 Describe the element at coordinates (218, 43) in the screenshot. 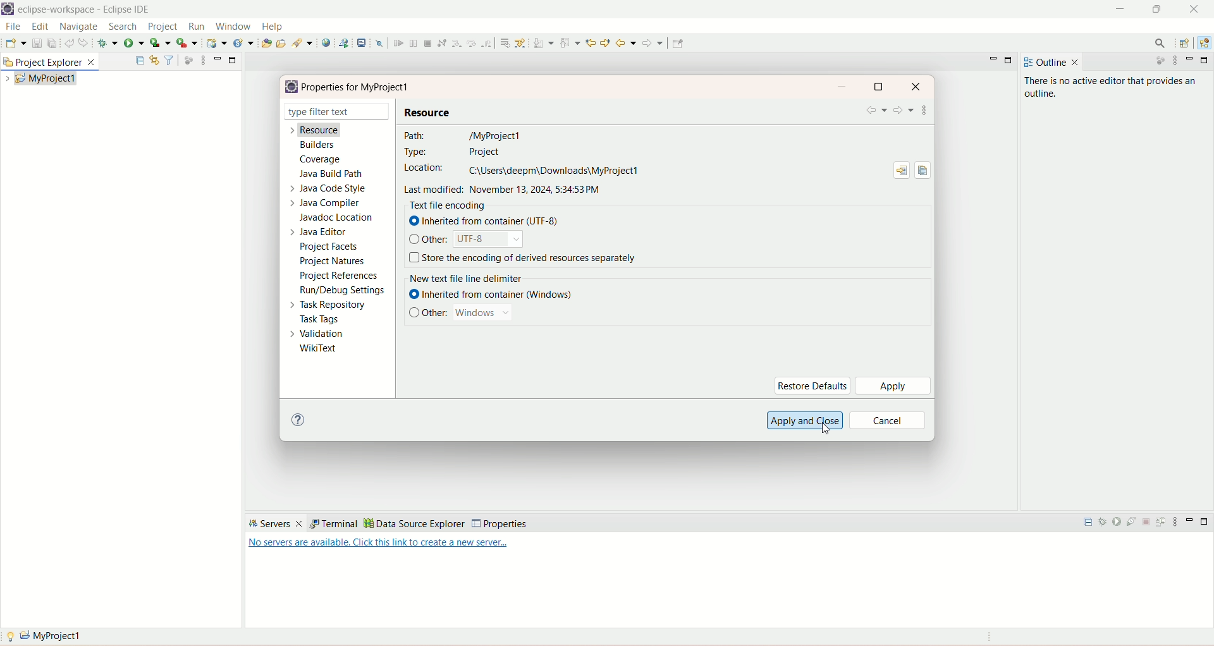

I see `create a dynamic web service` at that location.